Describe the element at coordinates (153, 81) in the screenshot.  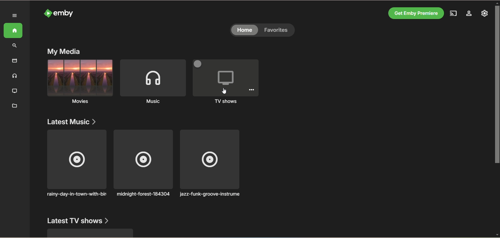
I see `Music` at that location.